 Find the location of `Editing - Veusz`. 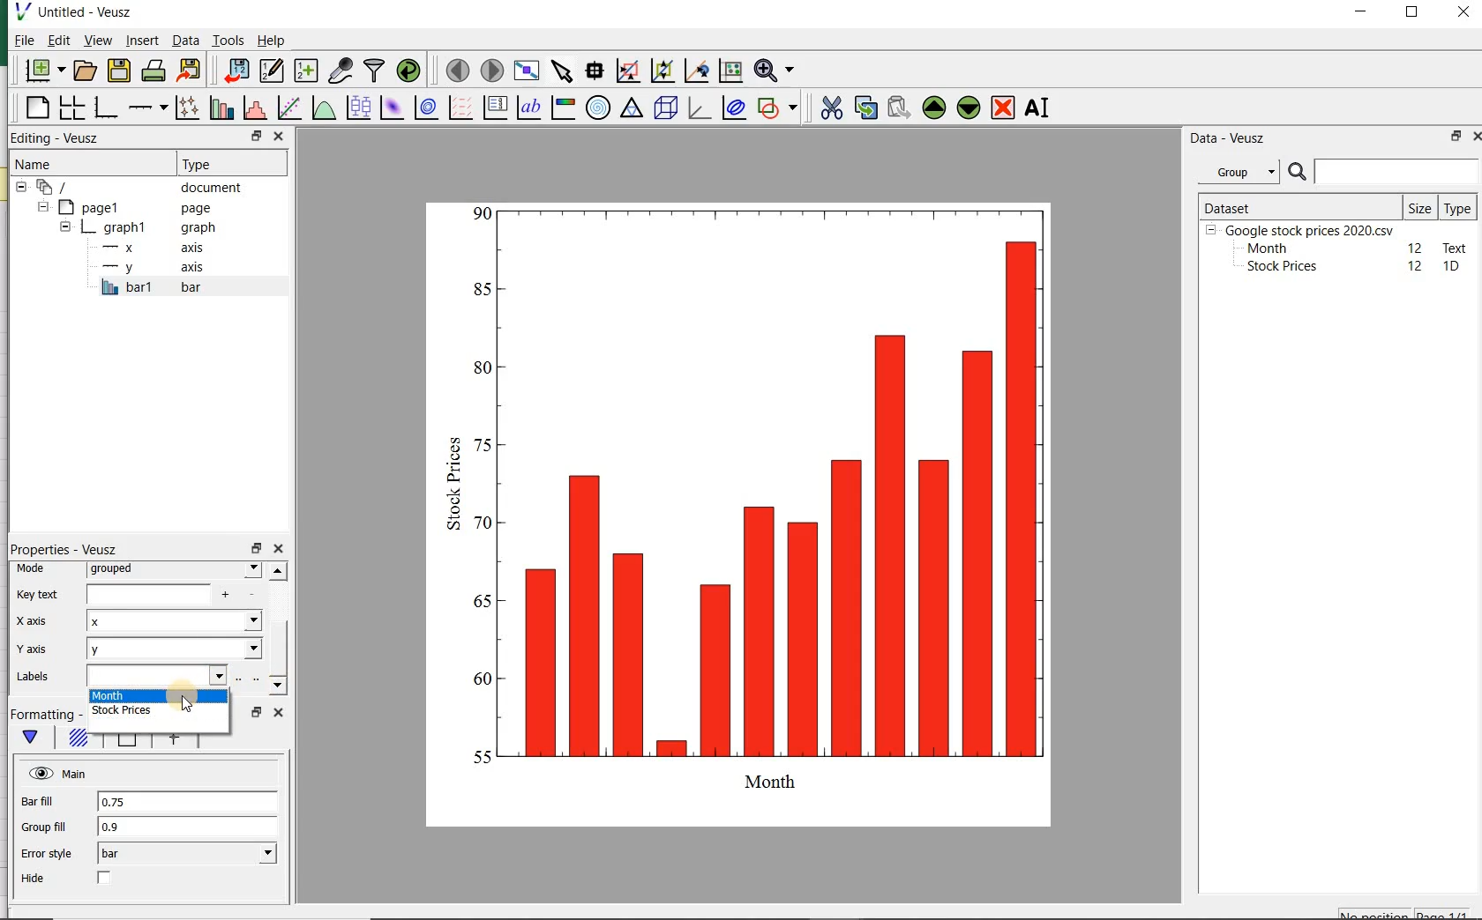

Editing - Veusz is located at coordinates (57, 138).